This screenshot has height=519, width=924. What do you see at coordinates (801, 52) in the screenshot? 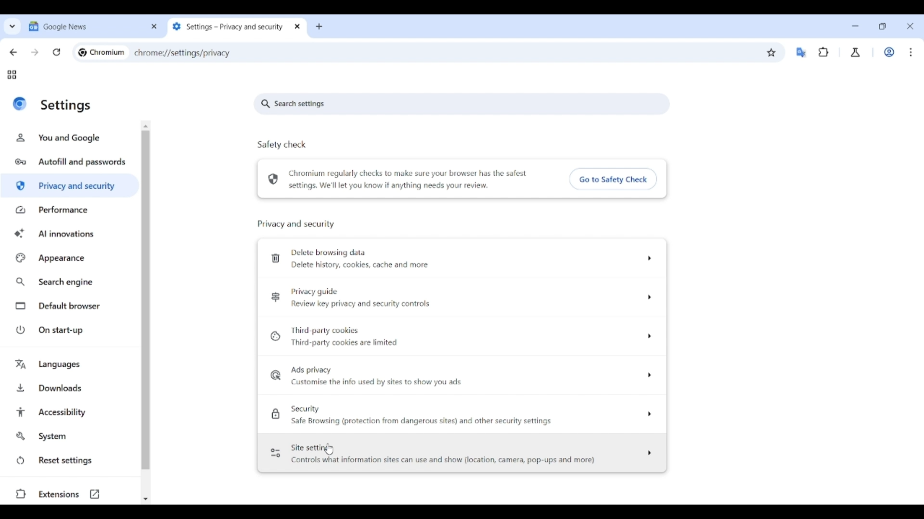
I see `Google translator extension` at bounding box center [801, 52].